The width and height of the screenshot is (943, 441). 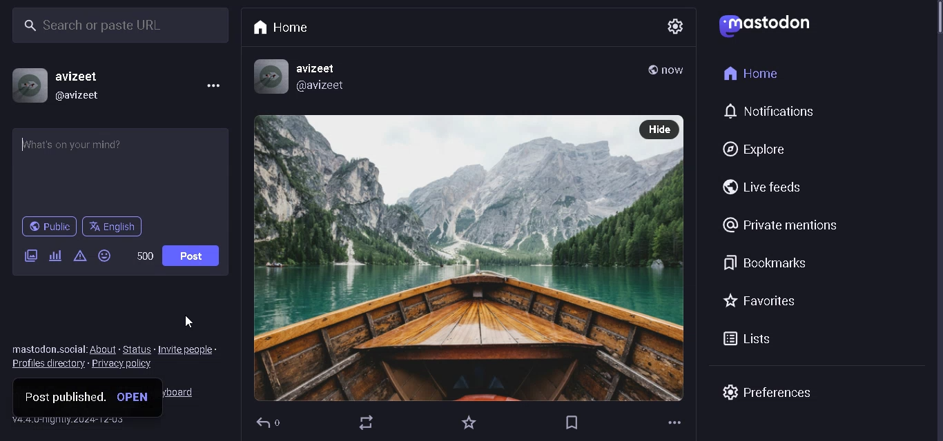 I want to click on whats on your mind, so click(x=121, y=170).